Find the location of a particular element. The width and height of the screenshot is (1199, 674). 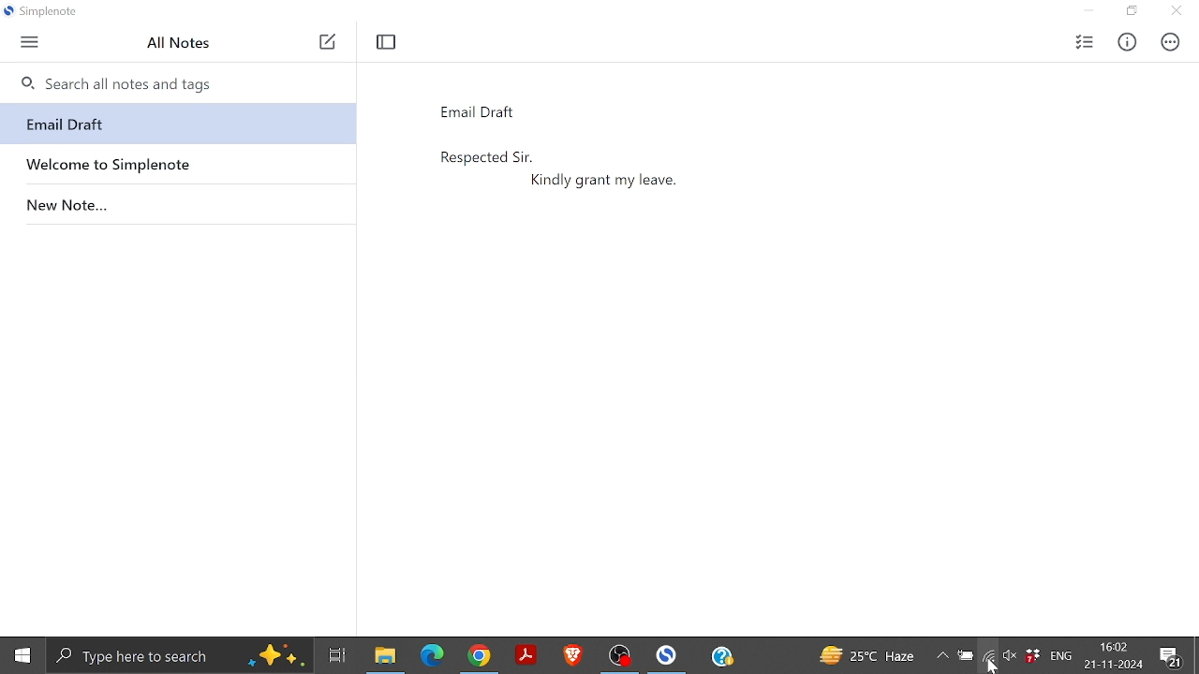

Add note is located at coordinates (327, 43).